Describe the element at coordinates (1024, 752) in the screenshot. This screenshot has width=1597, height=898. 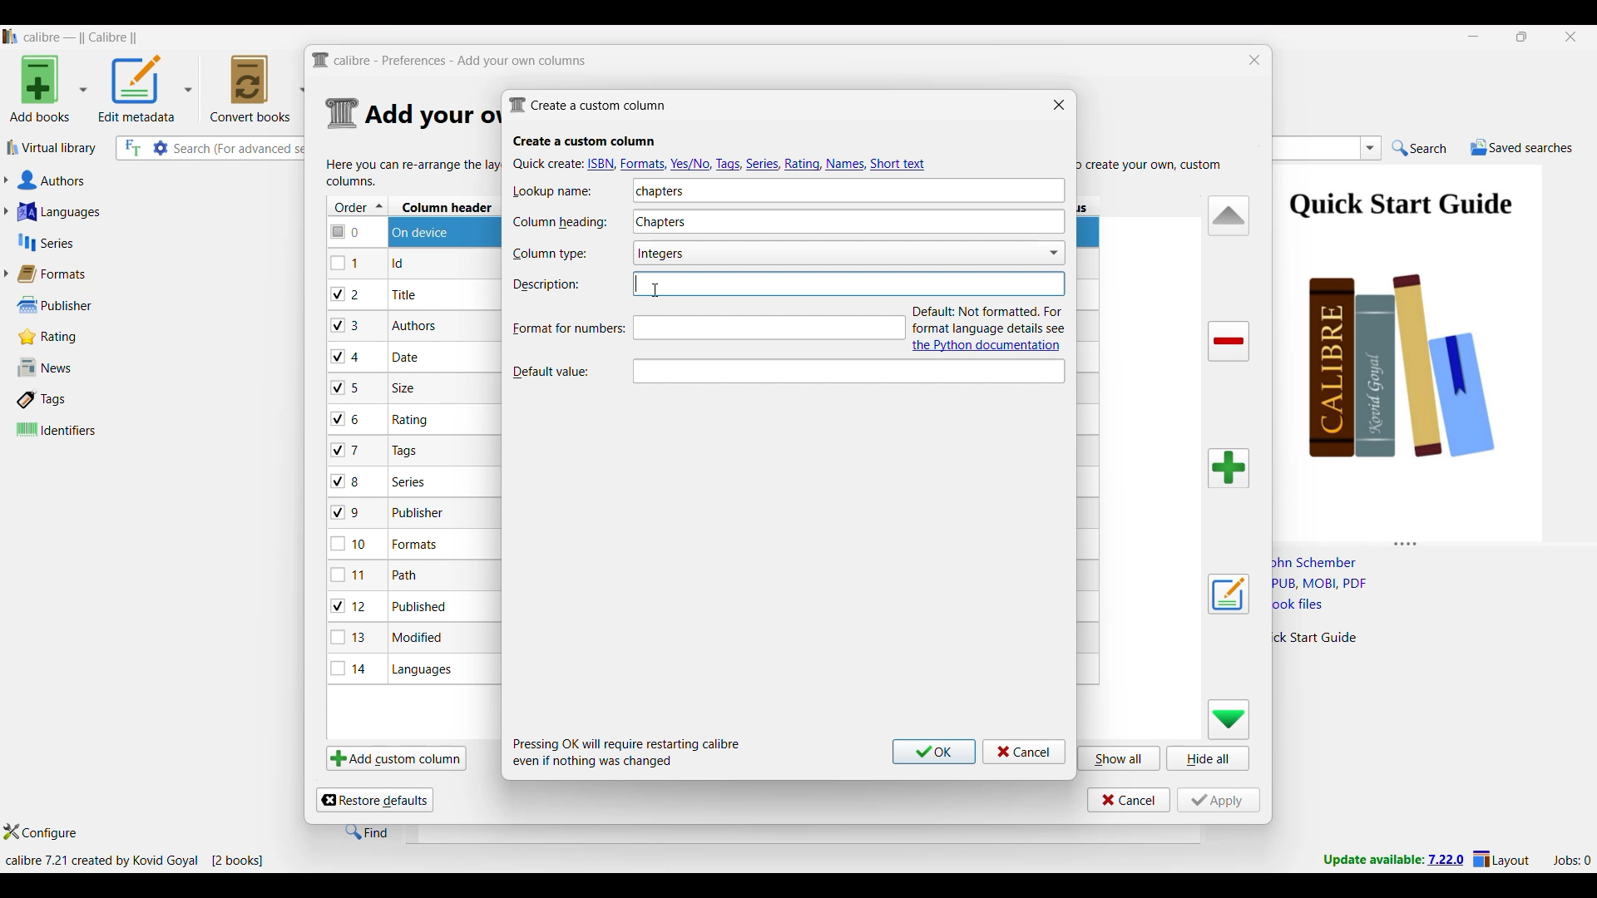
I see `Cancel` at that location.